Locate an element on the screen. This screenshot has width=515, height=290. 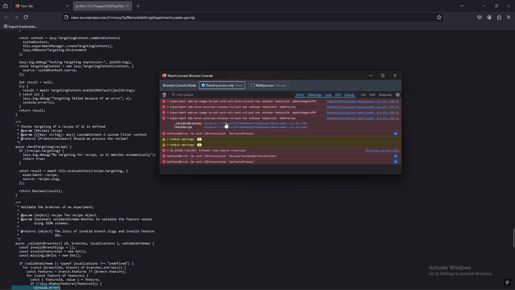
log is located at coordinates (239, 113).